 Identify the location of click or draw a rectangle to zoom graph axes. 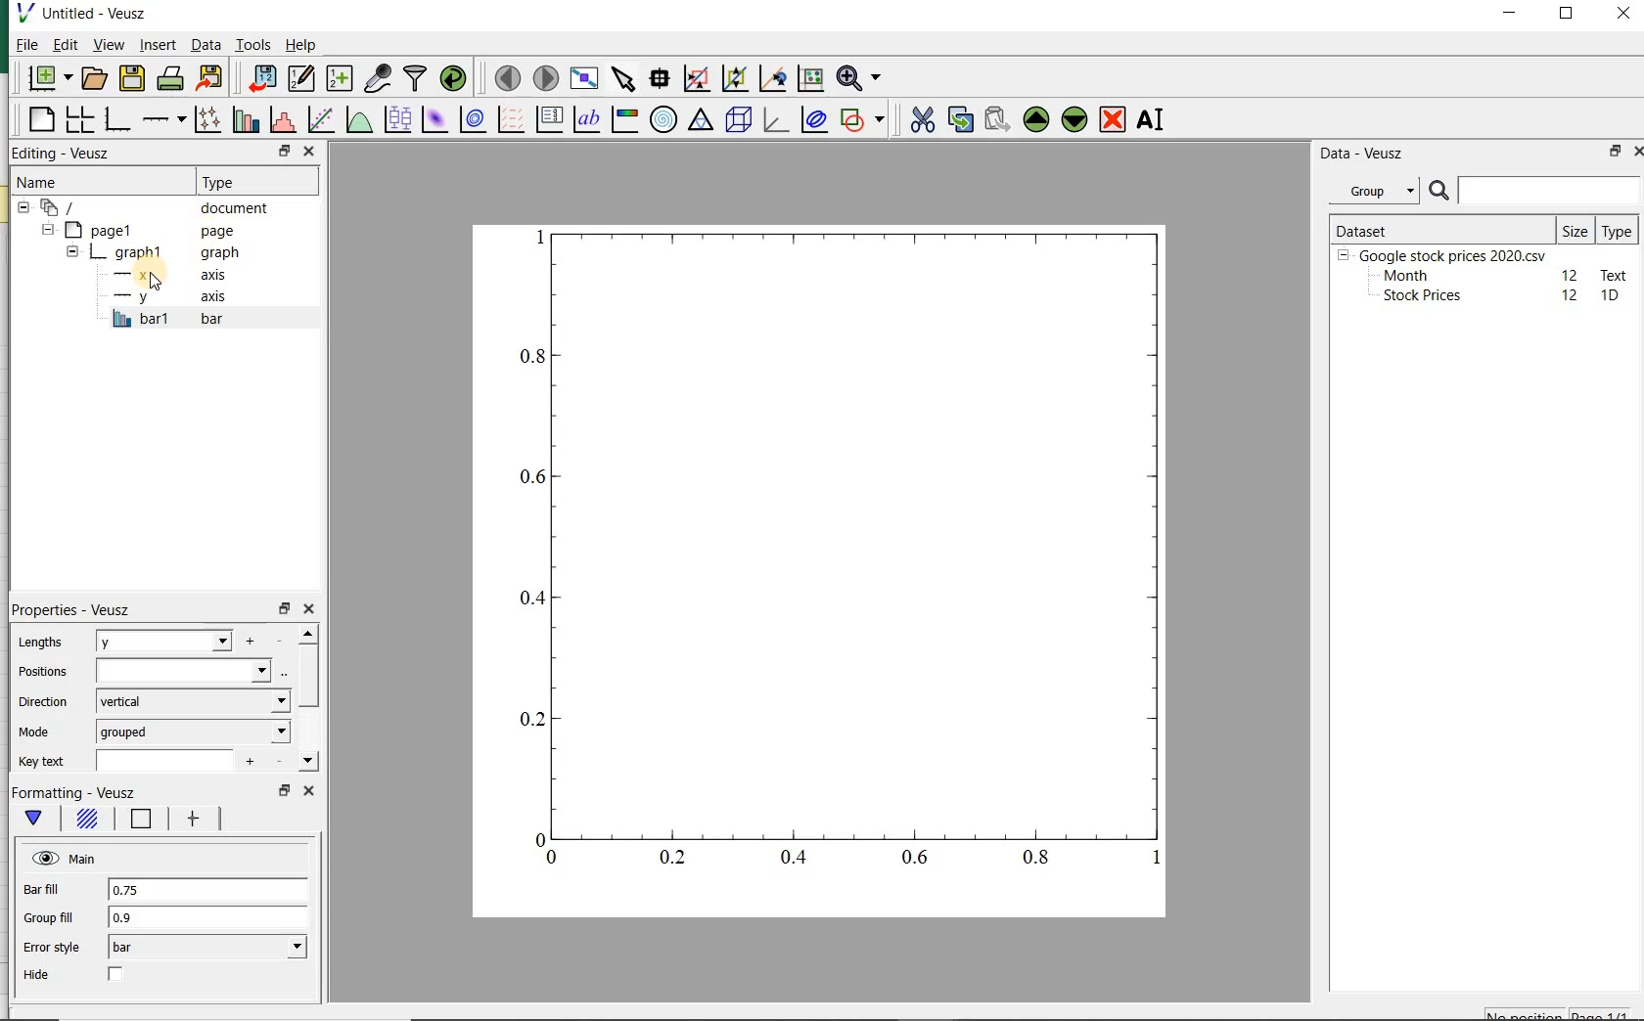
(696, 78).